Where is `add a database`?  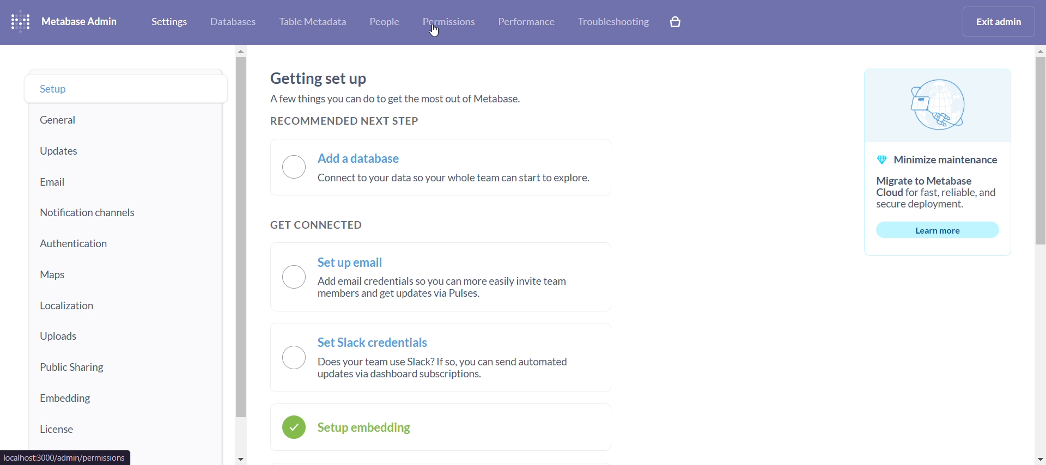
add a database is located at coordinates (440, 168).